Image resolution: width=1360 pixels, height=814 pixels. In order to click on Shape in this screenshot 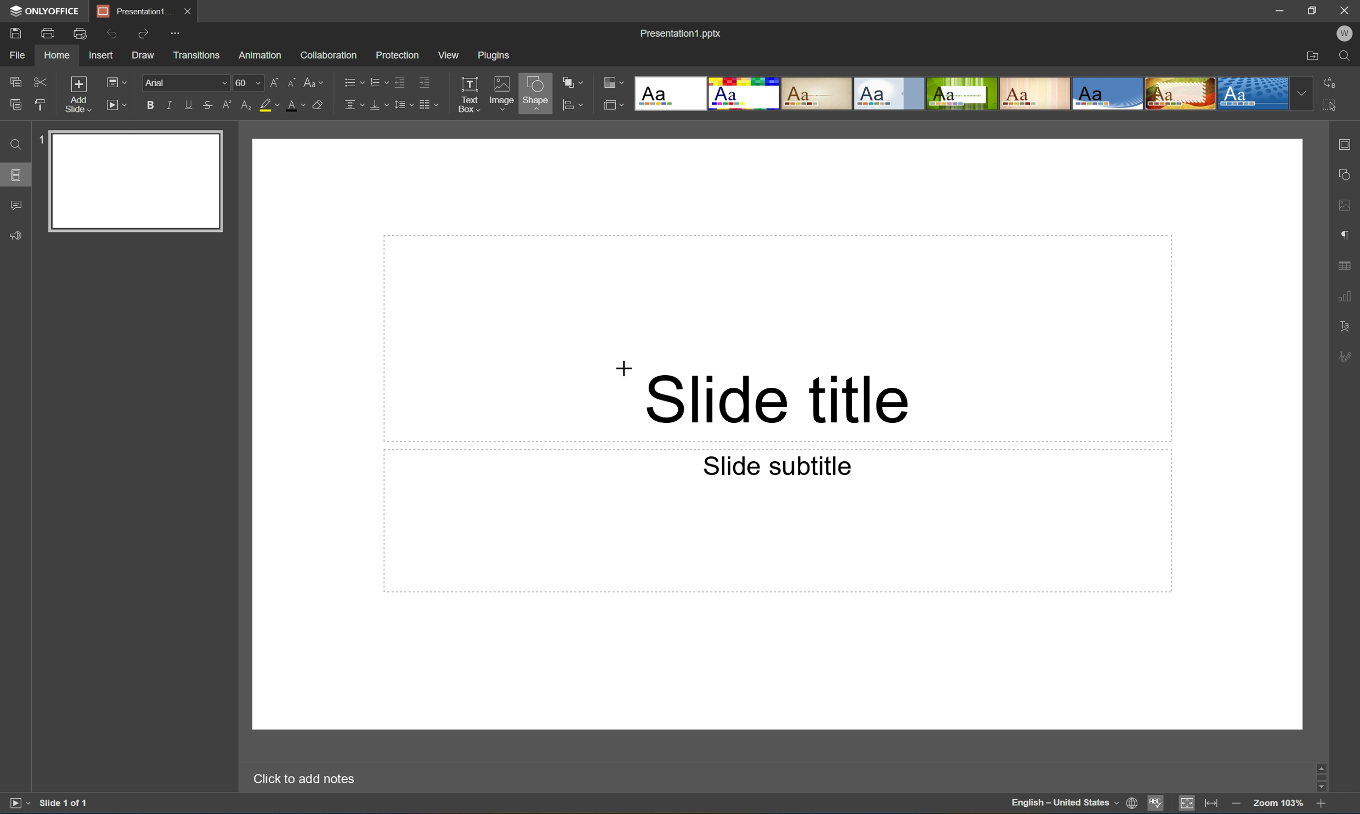, I will do `click(534, 94)`.